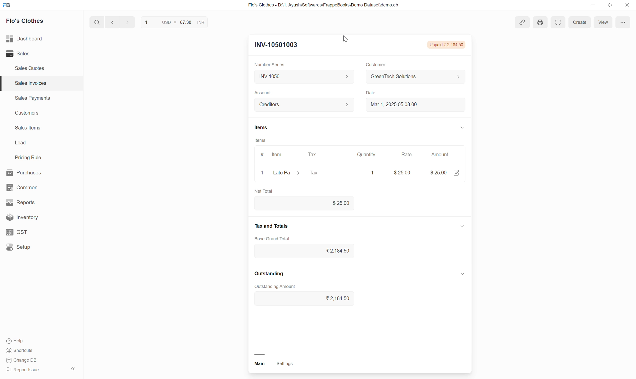 This screenshot has height=379, width=636. I want to click on Net Total, so click(265, 189).